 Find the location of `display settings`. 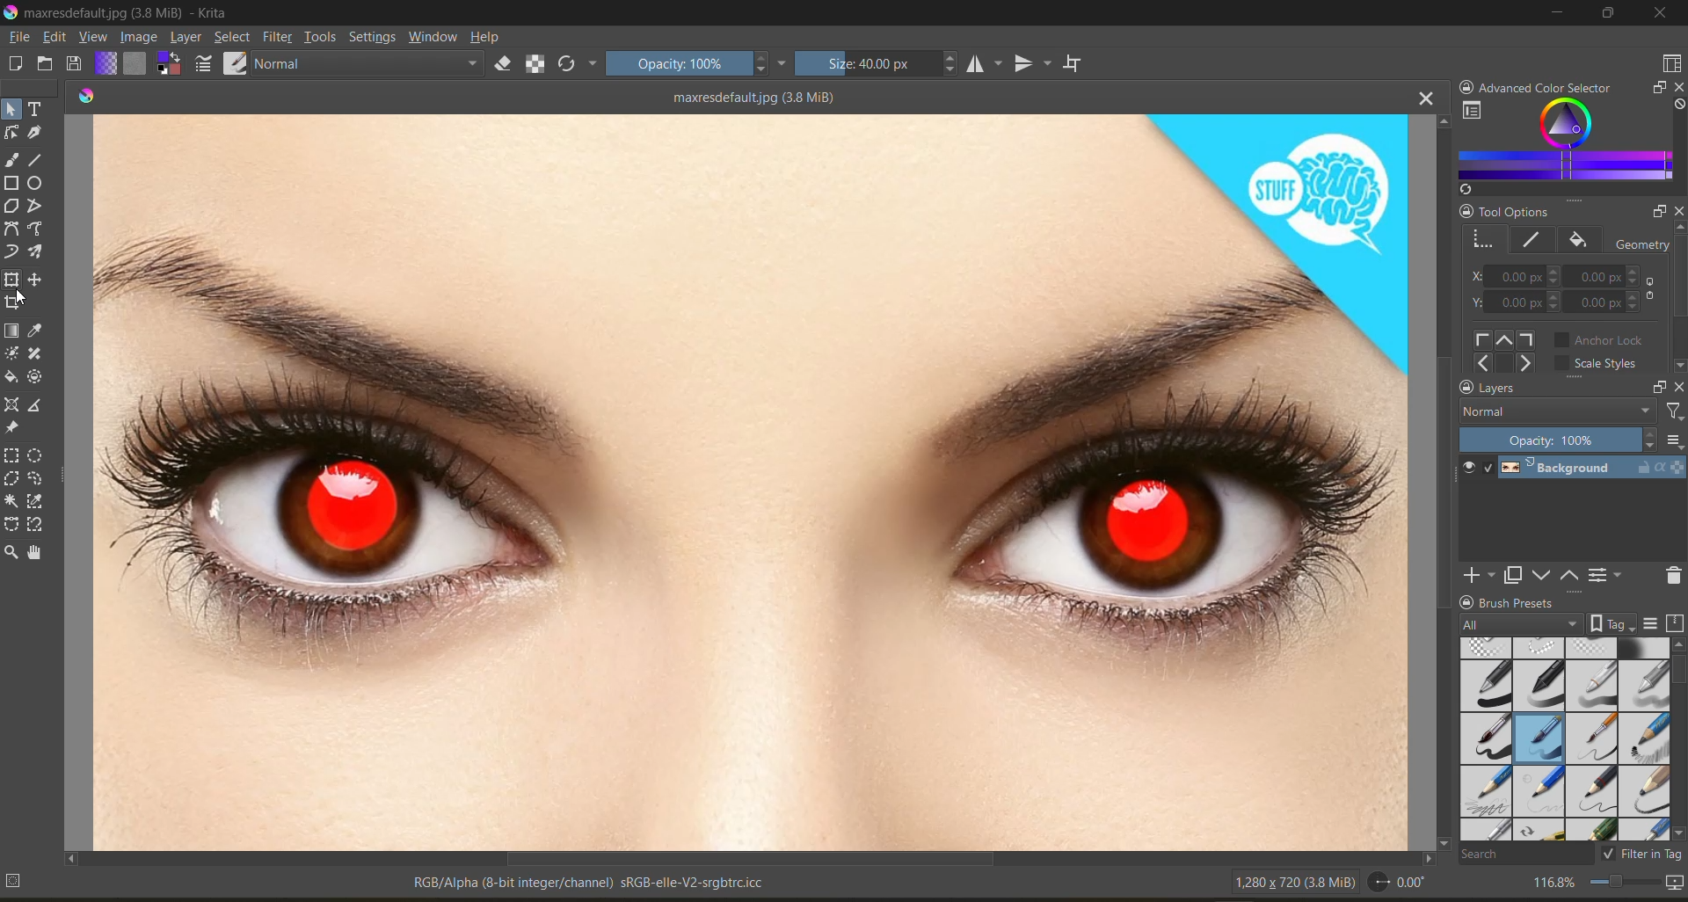

display settings is located at coordinates (1652, 622).